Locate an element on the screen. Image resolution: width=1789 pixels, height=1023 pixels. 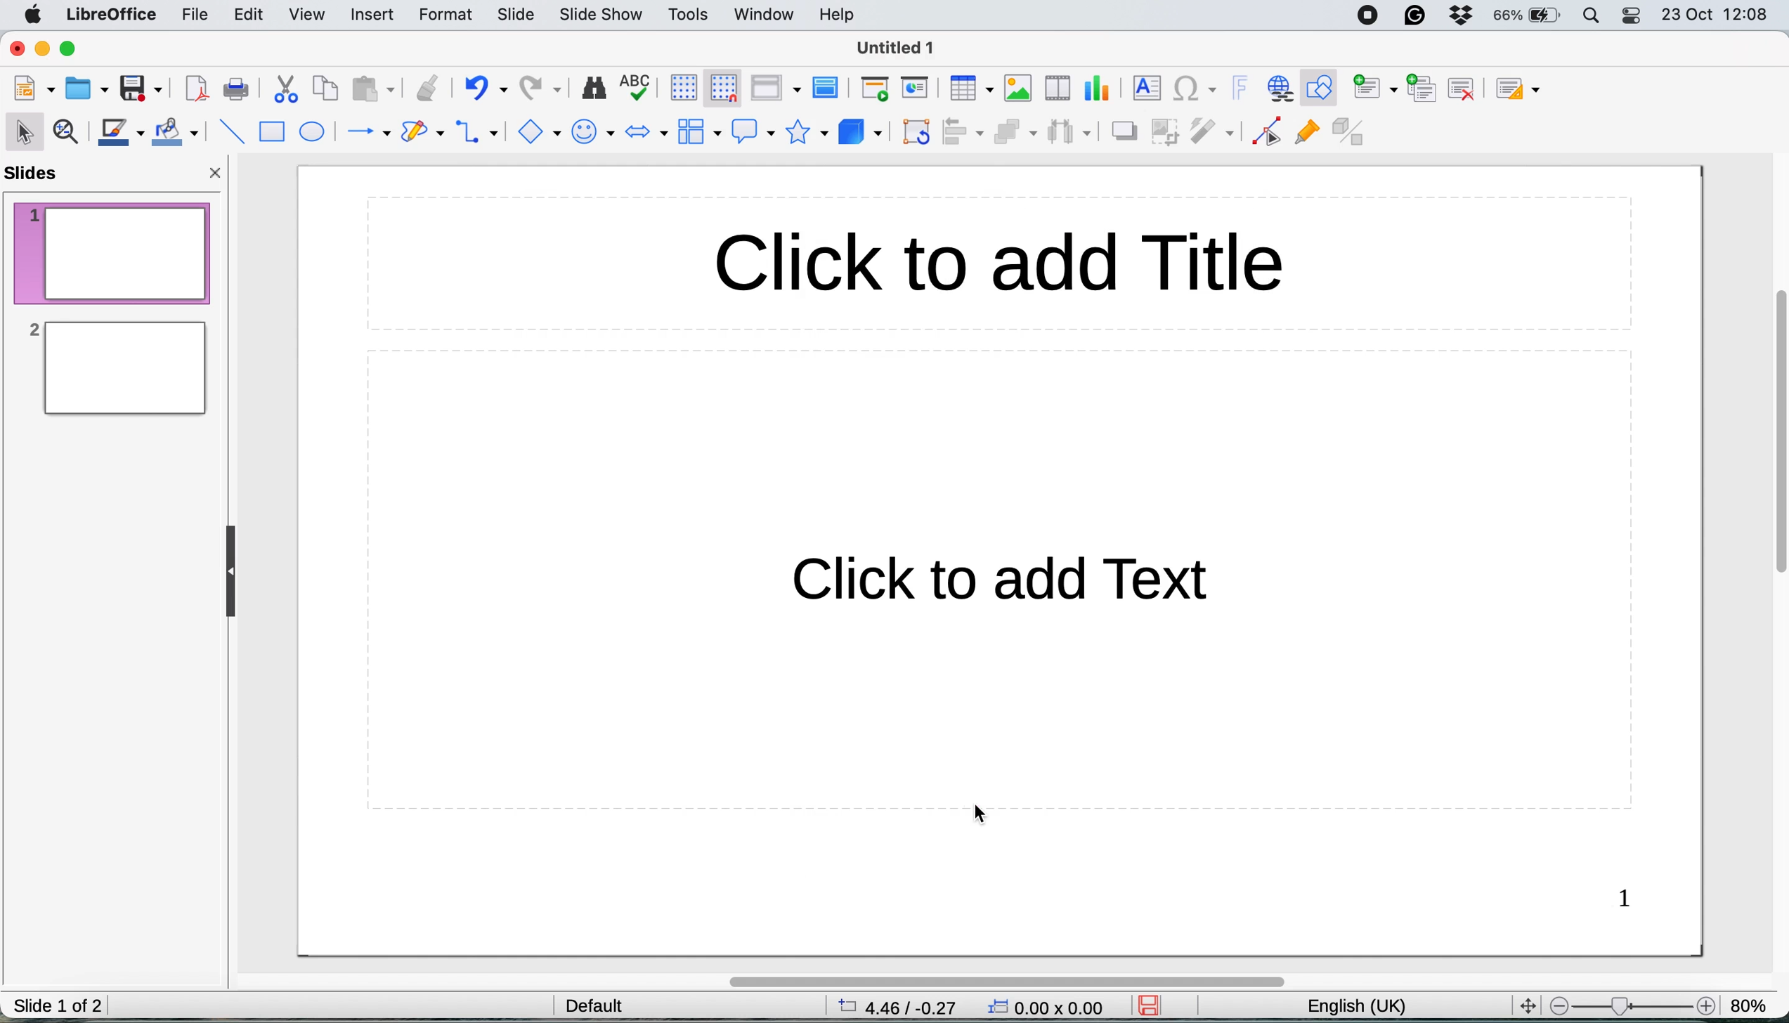
save is located at coordinates (1155, 1005).